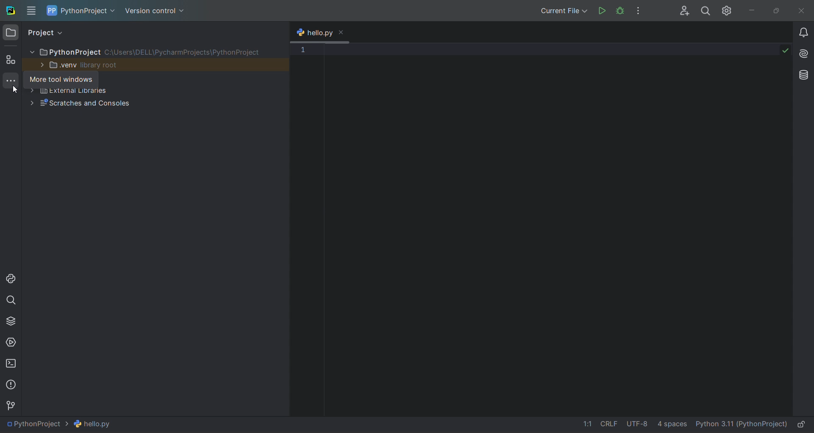 This screenshot has height=433, width=814. Describe the element at coordinates (57, 65) in the screenshot. I see `.venv` at that location.